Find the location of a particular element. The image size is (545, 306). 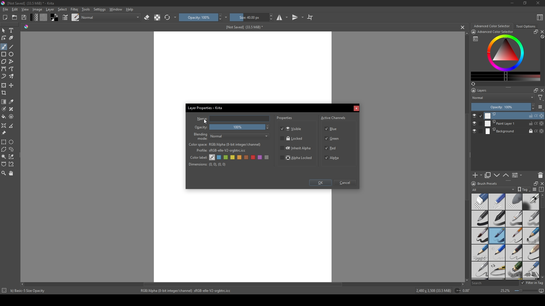

standard eraser is located at coordinates (479, 201).